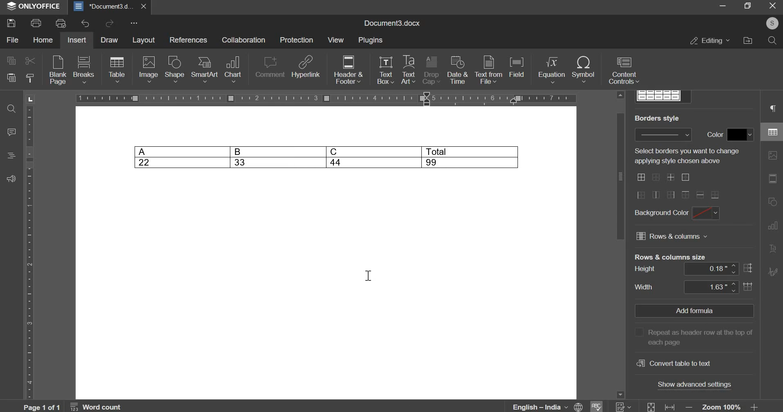 Image resolution: width=783 pixels, height=412 pixels. I want to click on image, so click(148, 69).